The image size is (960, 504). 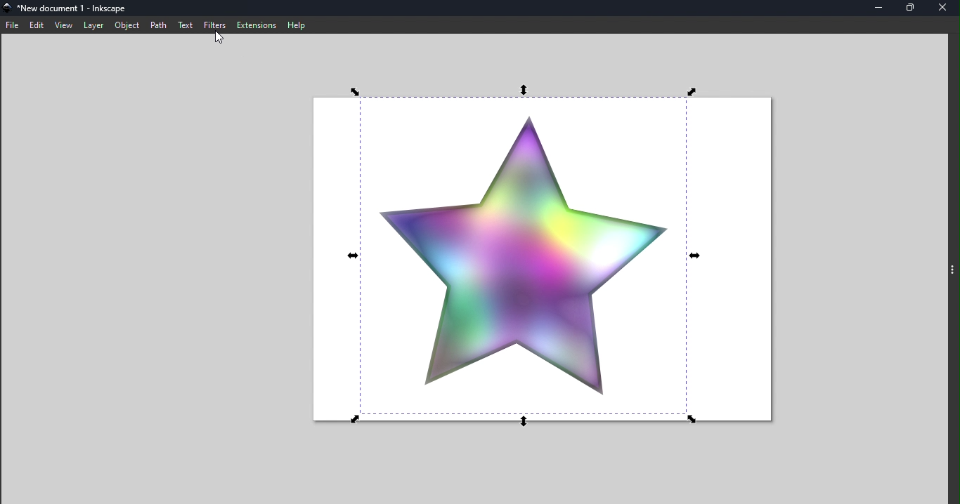 I want to click on Cursor, so click(x=221, y=41).